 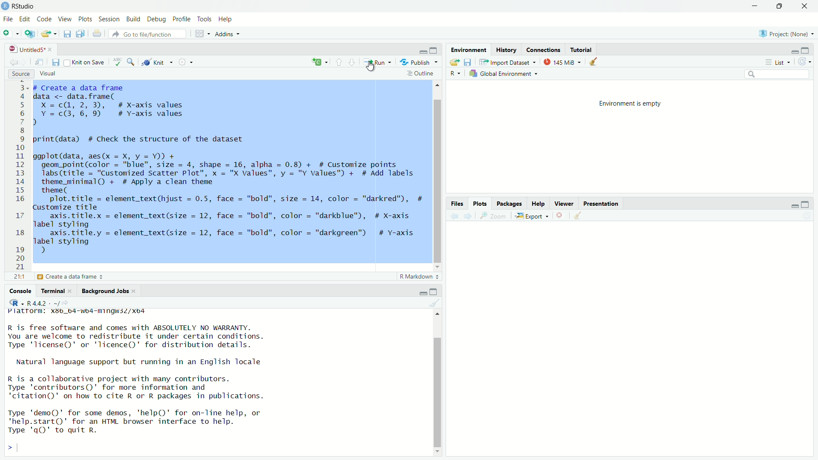 What do you see at coordinates (19, 74) in the screenshot?
I see `Source` at bounding box center [19, 74].